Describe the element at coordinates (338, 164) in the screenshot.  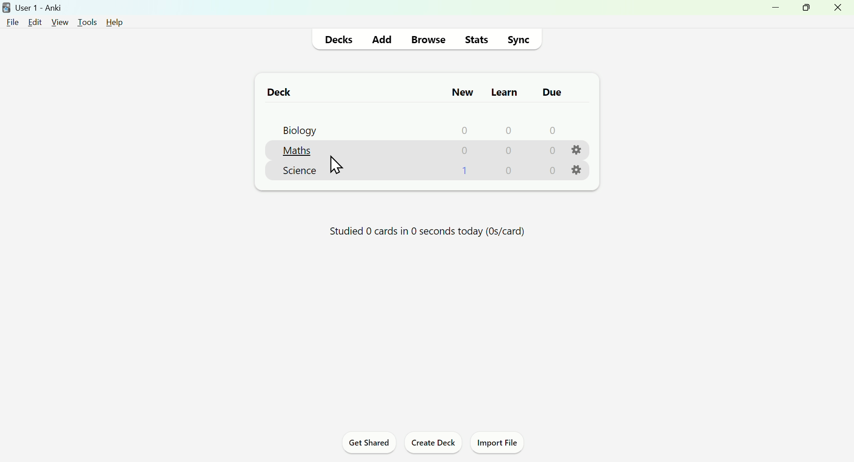
I see `Cursor` at that location.